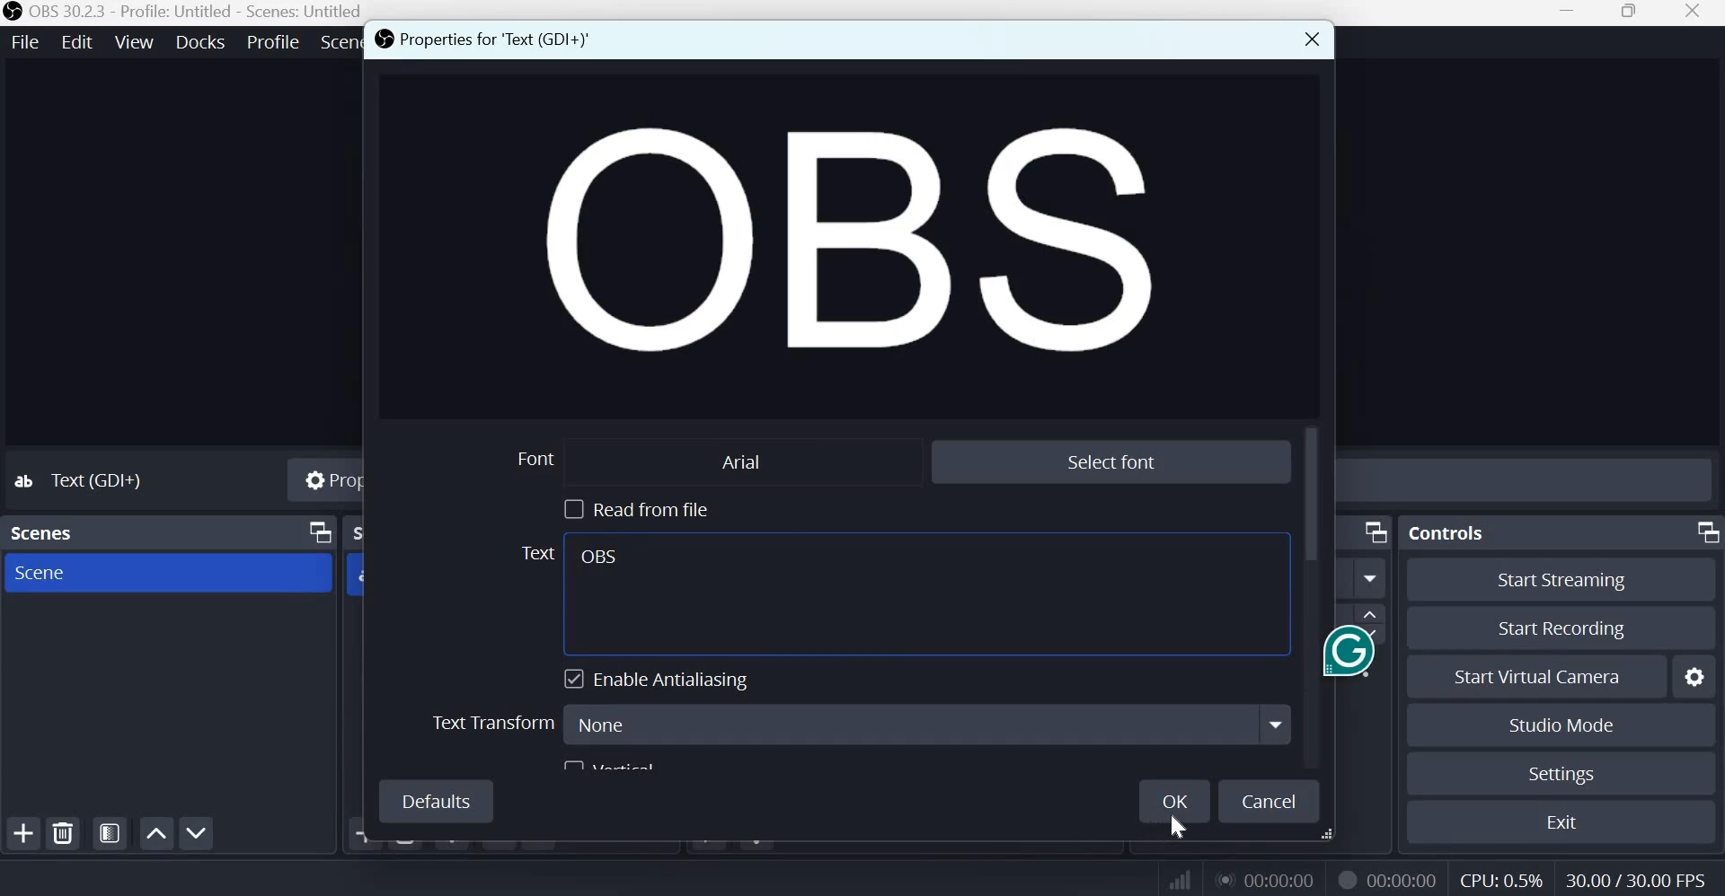 Image resolution: width=1725 pixels, height=896 pixels. Describe the element at coordinates (273, 42) in the screenshot. I see `Profile` at that location.